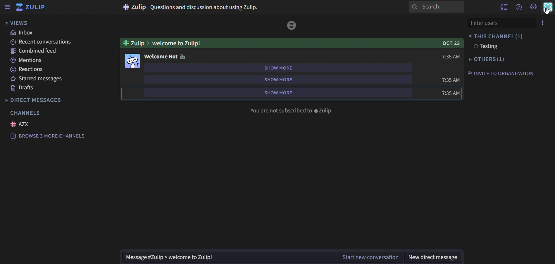  What do you see at coordinates (546, 11) in the screenshot?
I see `Cursor` at bounding box center [546, 11].